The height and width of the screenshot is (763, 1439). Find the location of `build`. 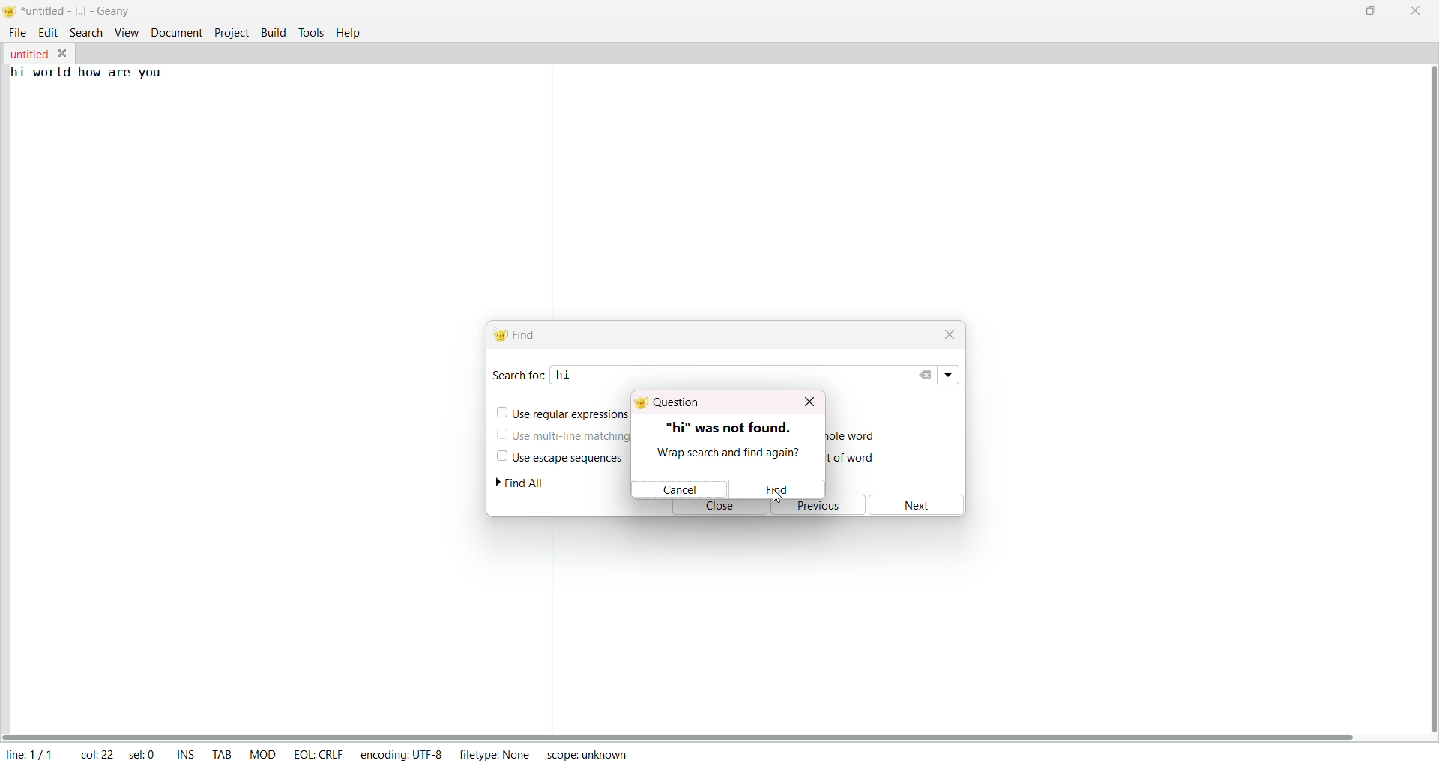

build is located at coordinates (272, 31).